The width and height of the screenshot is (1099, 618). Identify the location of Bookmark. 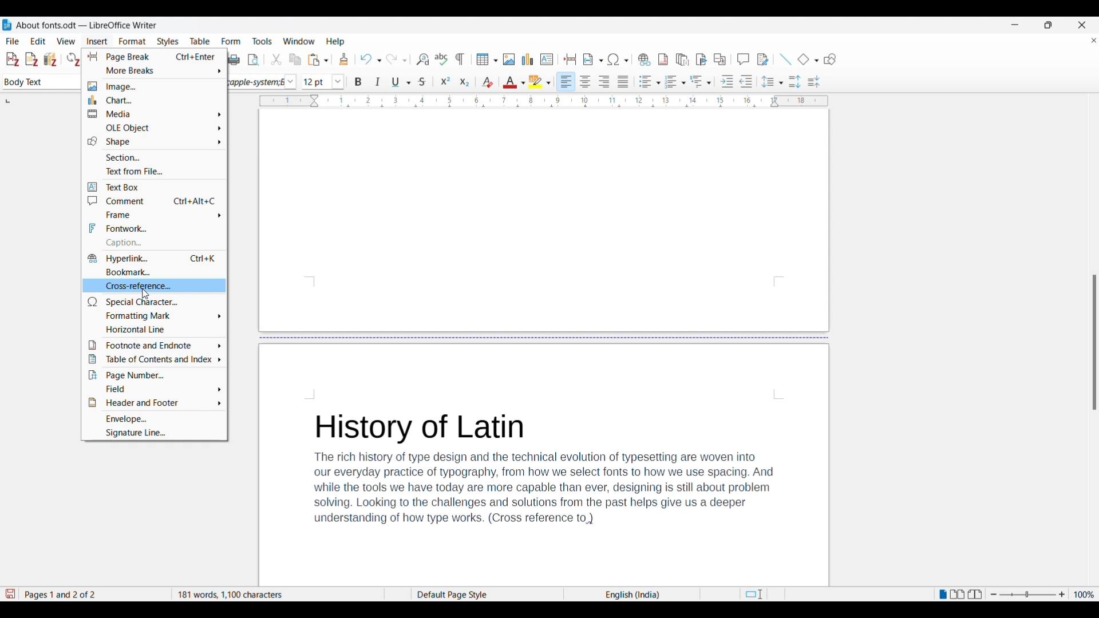
(155, 271).